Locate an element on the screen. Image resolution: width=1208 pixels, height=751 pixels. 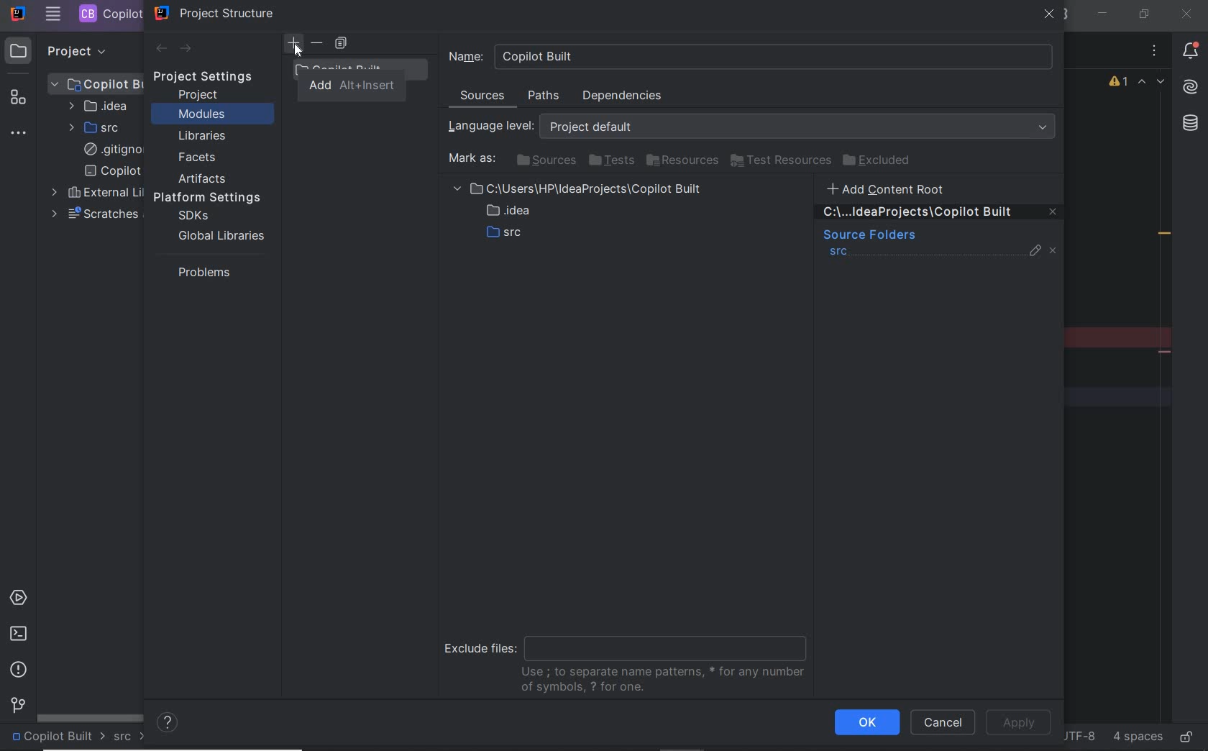
add content root is located at coordinates (894, 188).